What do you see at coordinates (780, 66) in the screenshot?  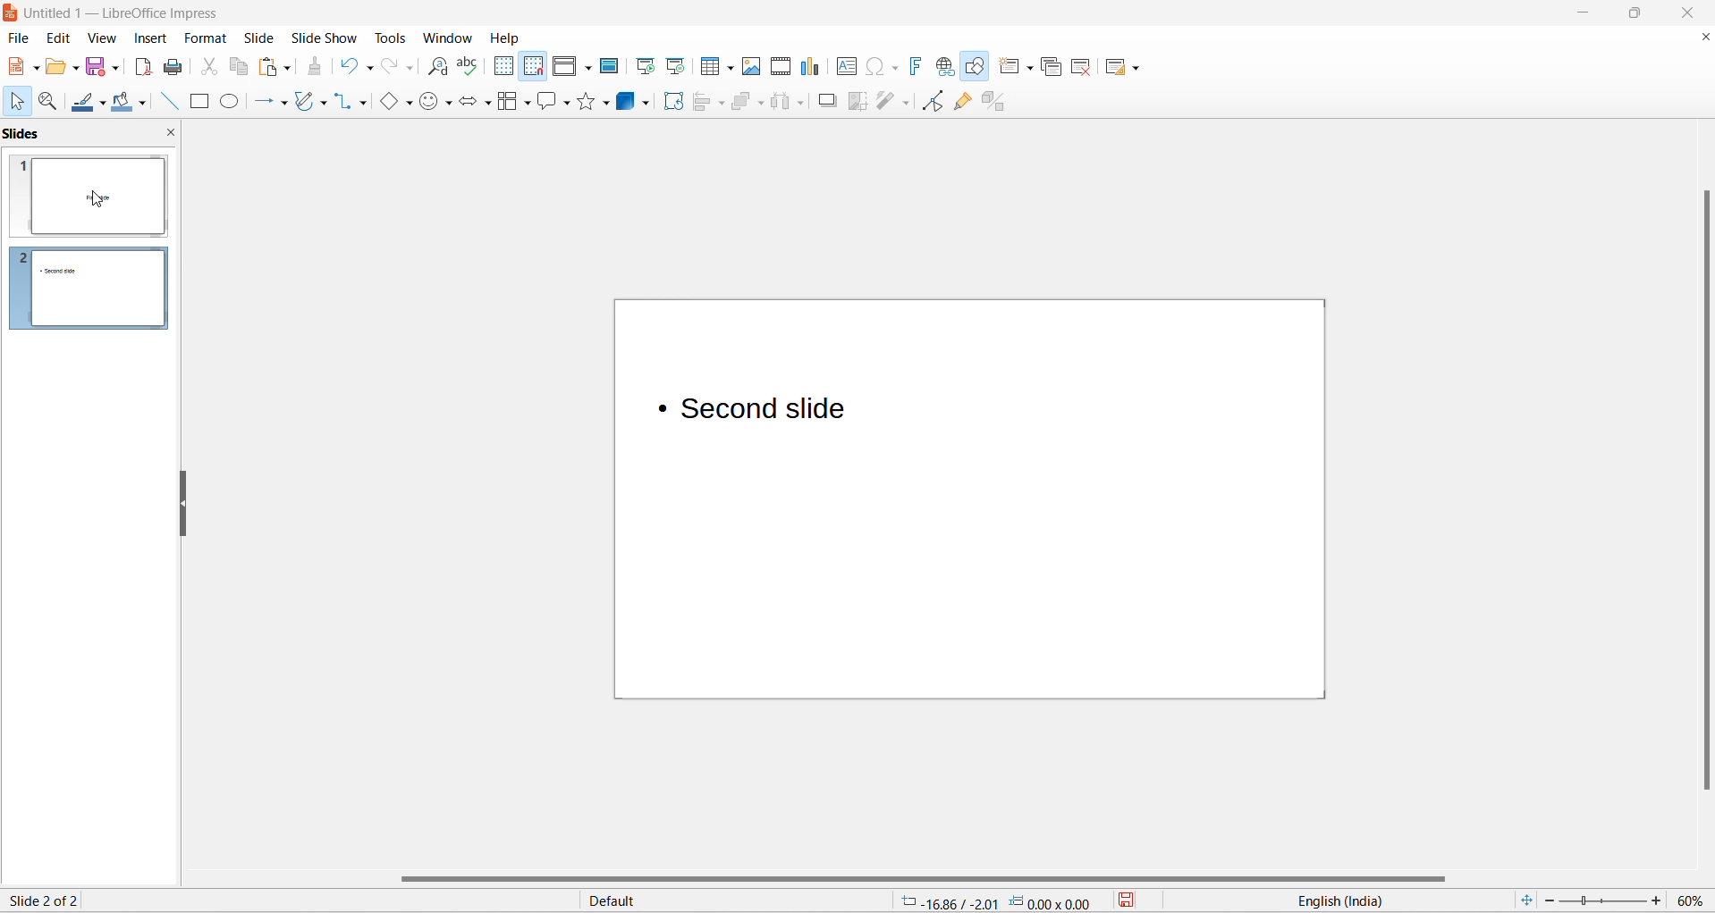 I see `insert audio and video` at bounding box center [780, 66].